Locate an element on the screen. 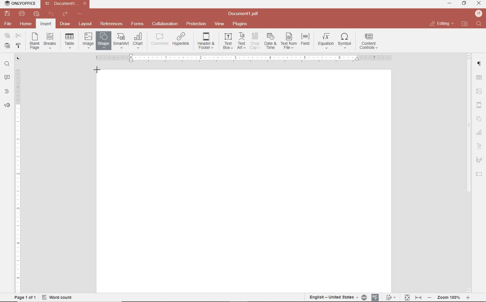  close is located at coordinates (441, 24).